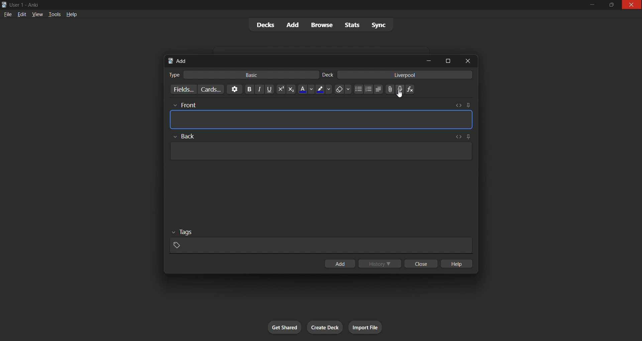 The height and width of the screenshot is (341, 642). Describe the element at coordinates (319, 241) in the screenshot. I see `card tags input` at that location.